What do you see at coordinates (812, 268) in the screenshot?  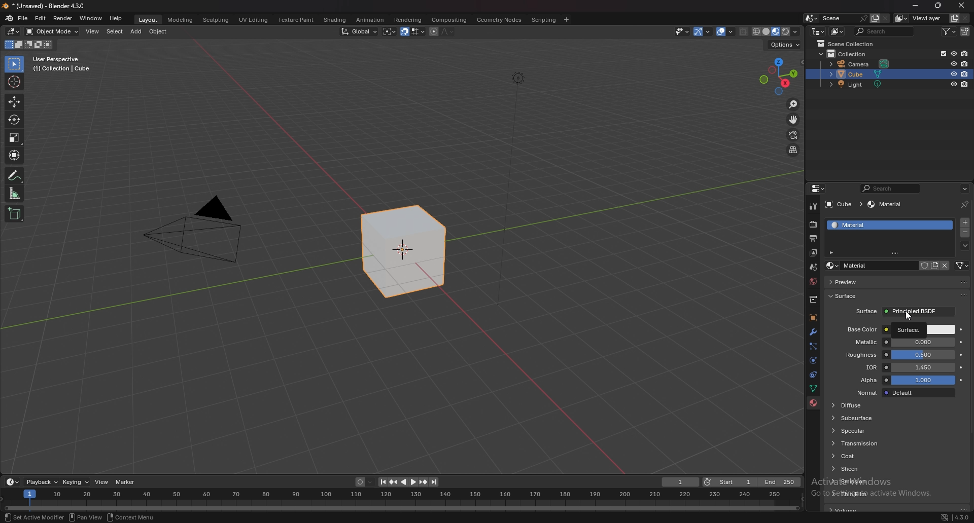 I see `scene` at bounding box center [812, 268].